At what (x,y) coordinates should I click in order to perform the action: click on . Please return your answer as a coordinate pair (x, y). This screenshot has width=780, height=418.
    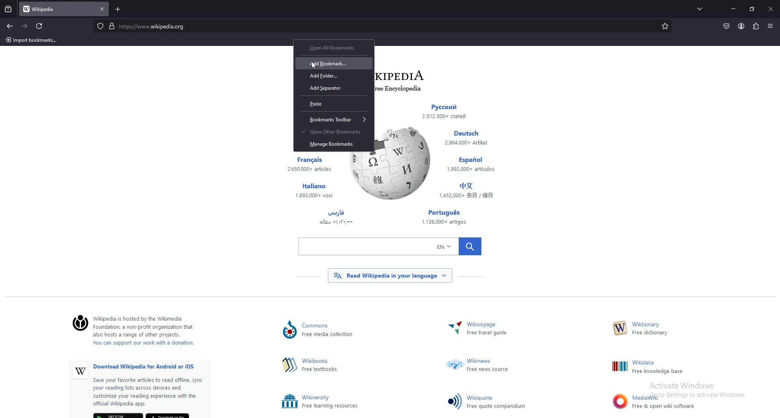
    Looking at the image, I should click on (453, 329).